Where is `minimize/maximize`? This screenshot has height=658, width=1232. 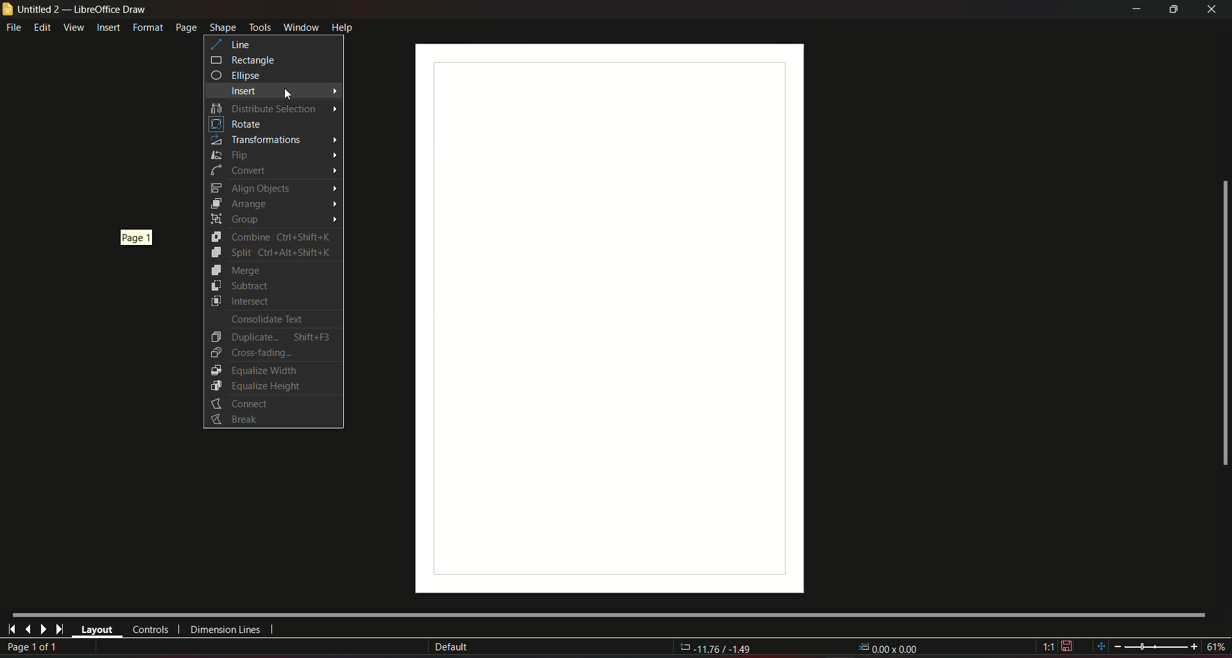 minimize/maximize is located at coordinates (1172, 10).